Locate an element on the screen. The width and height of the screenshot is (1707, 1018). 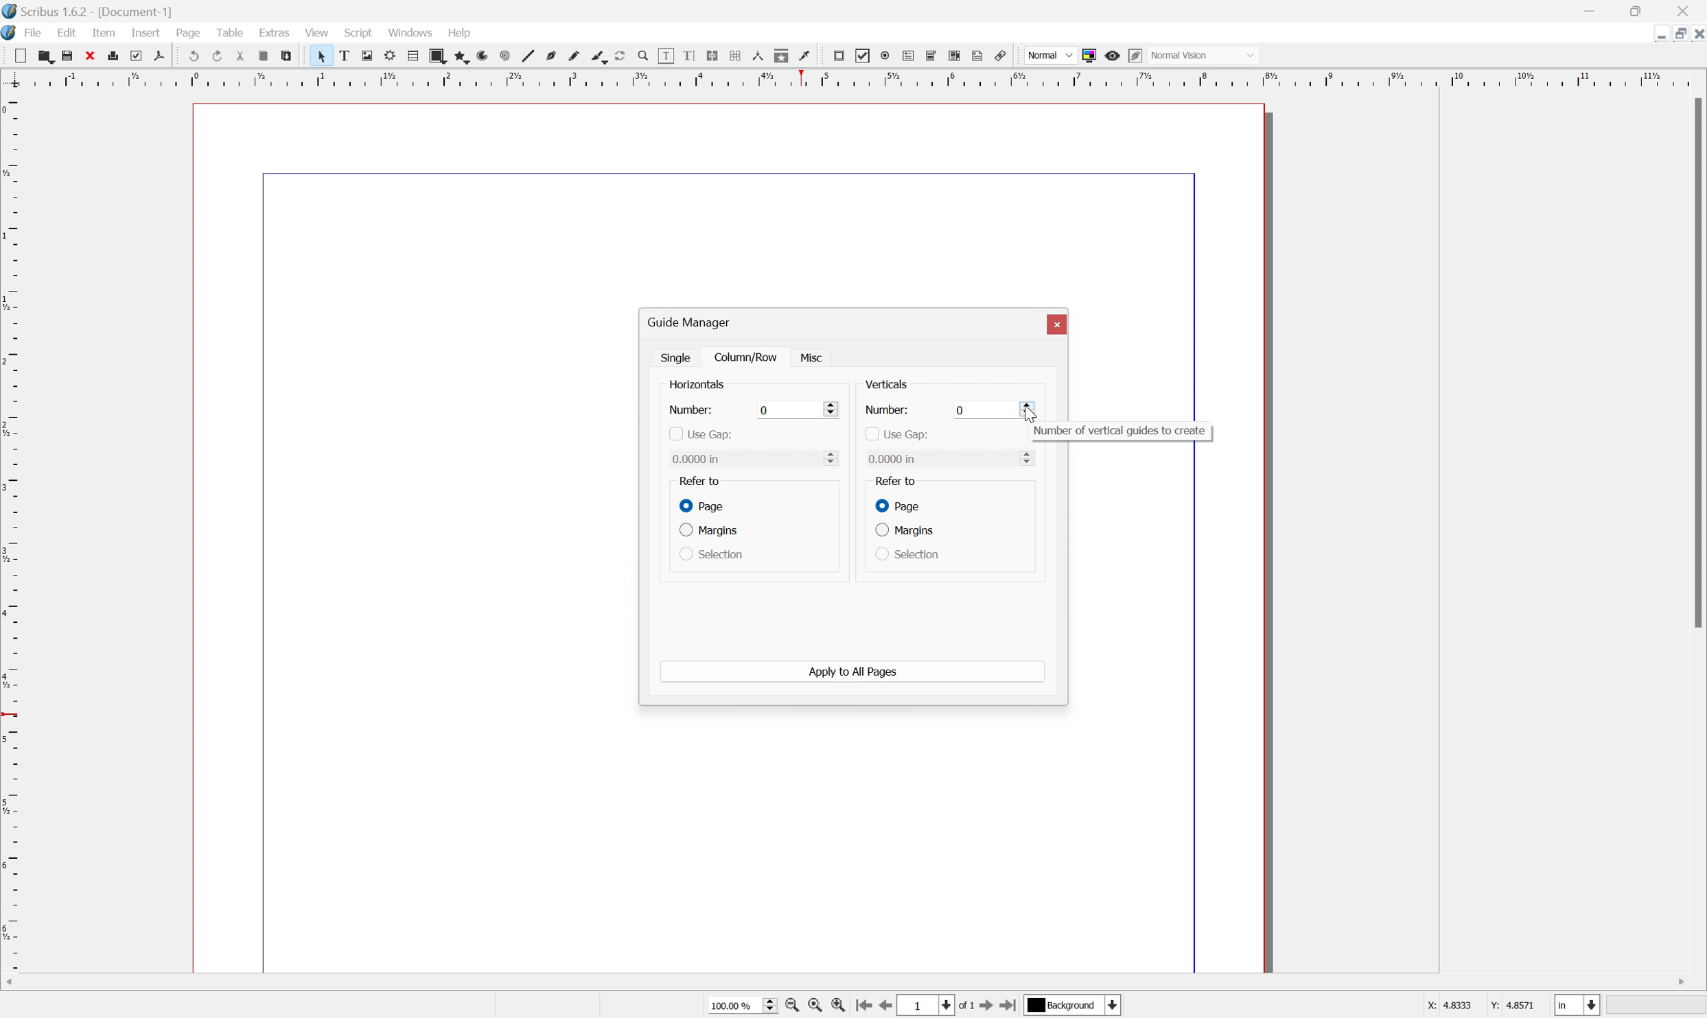
page is located at coordinates (188, 33).